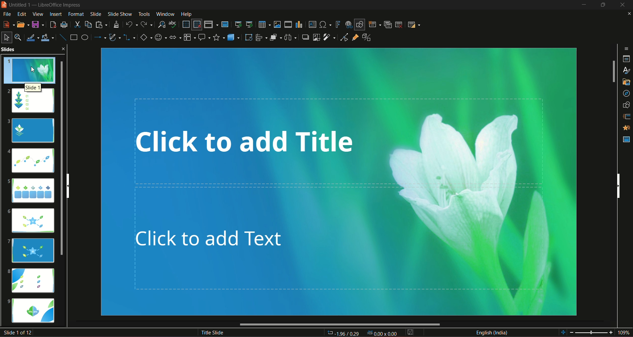 Image resolution: width=633 pixels, height=337 pixels. What do you see at coordinates (37, 14) in the screenshot?
I see `view` at bounding box center [37, 14].